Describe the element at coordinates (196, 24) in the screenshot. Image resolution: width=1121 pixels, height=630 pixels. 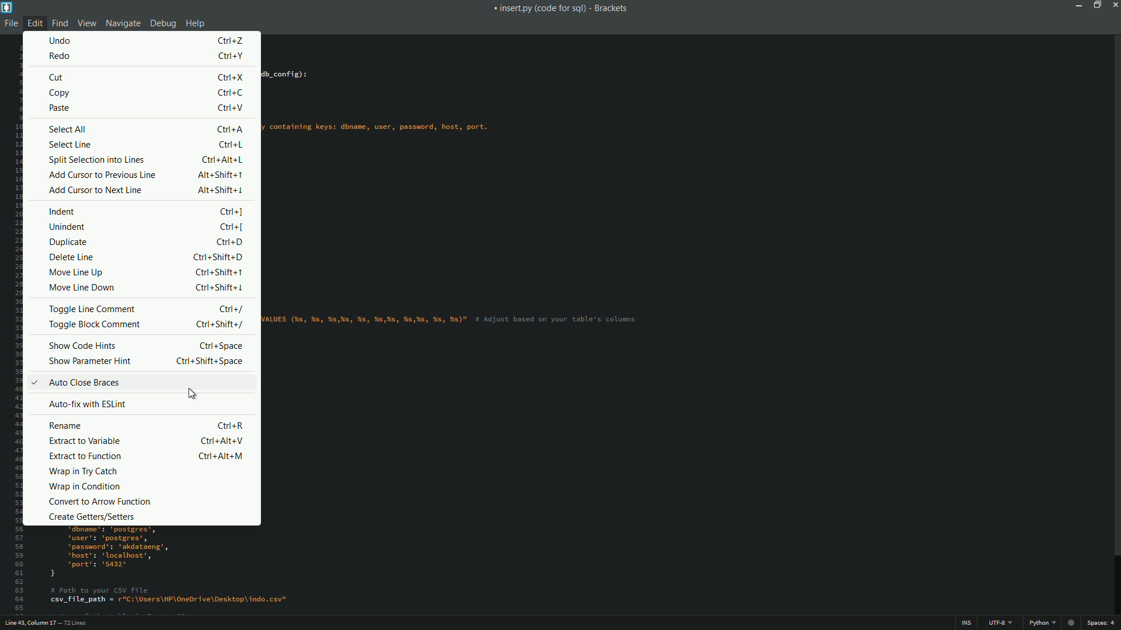
I see `help menu` at that location.